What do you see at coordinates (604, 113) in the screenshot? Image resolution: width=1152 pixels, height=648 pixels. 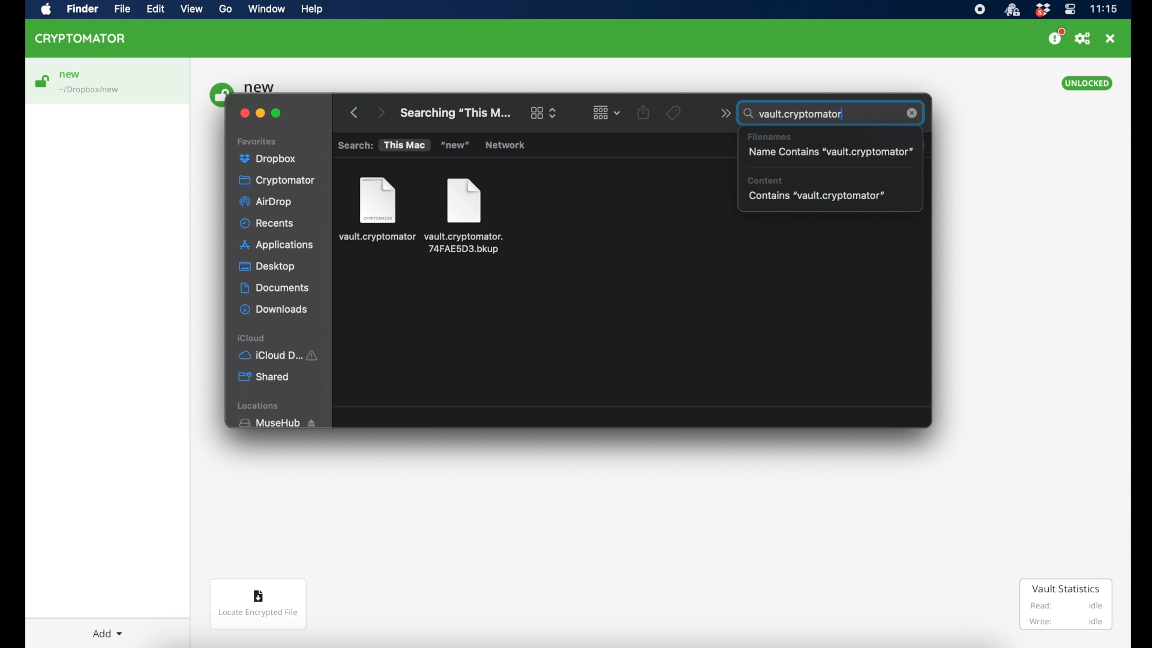 I see `change item grouping` at bounding box center [604, 113].